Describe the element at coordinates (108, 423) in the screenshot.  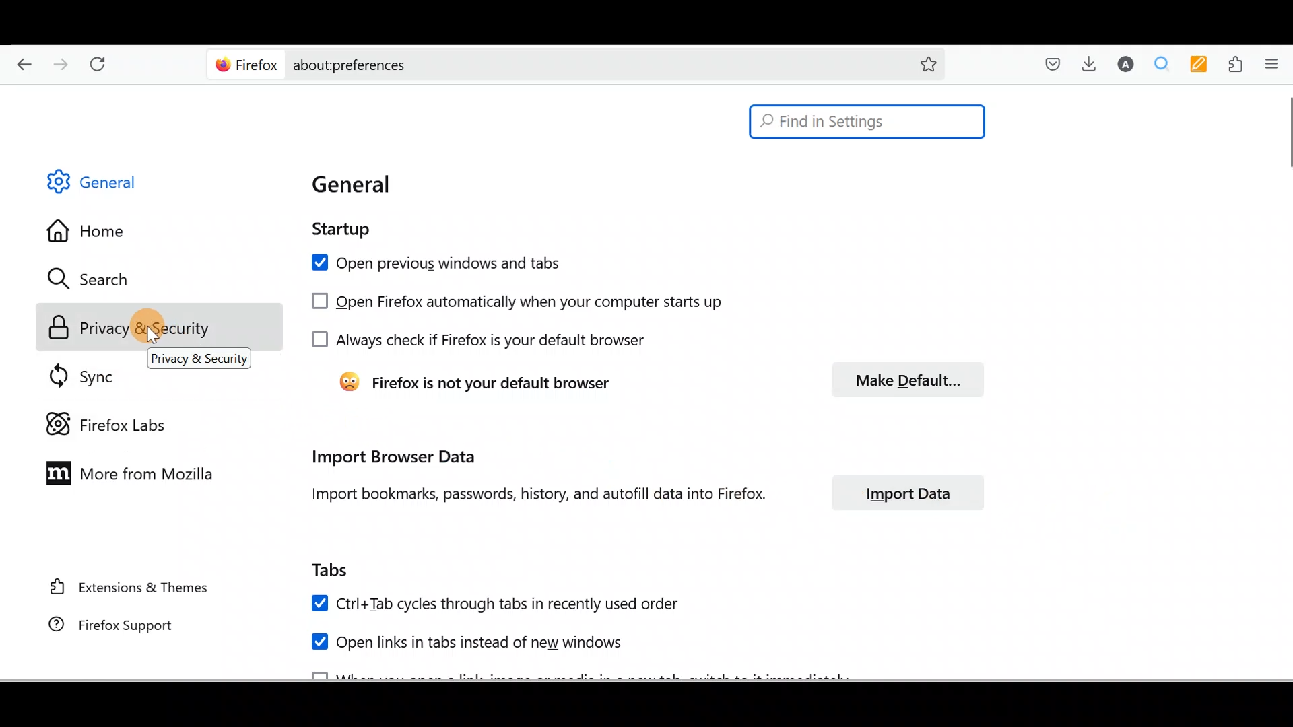
I see `Firefox labs` at that location.